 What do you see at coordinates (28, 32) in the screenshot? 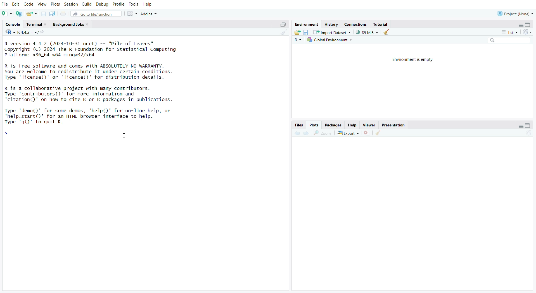
I see `R.4.4.2~/` at bounding box center [28, 32].